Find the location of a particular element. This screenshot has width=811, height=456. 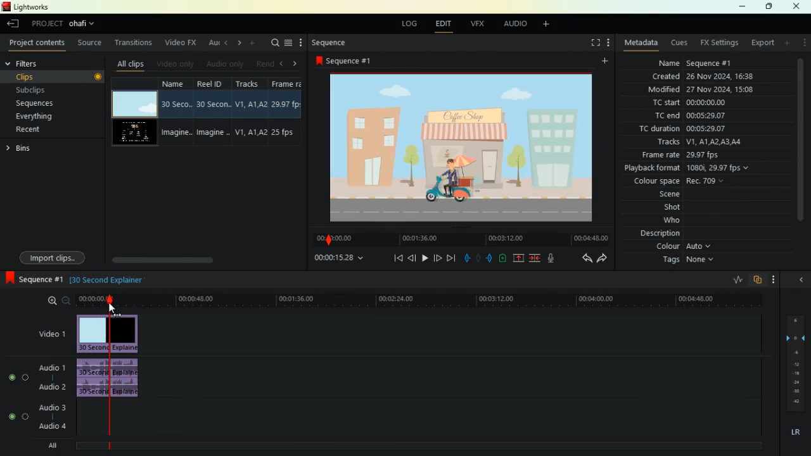

project  is located at coordinates (64, 25).